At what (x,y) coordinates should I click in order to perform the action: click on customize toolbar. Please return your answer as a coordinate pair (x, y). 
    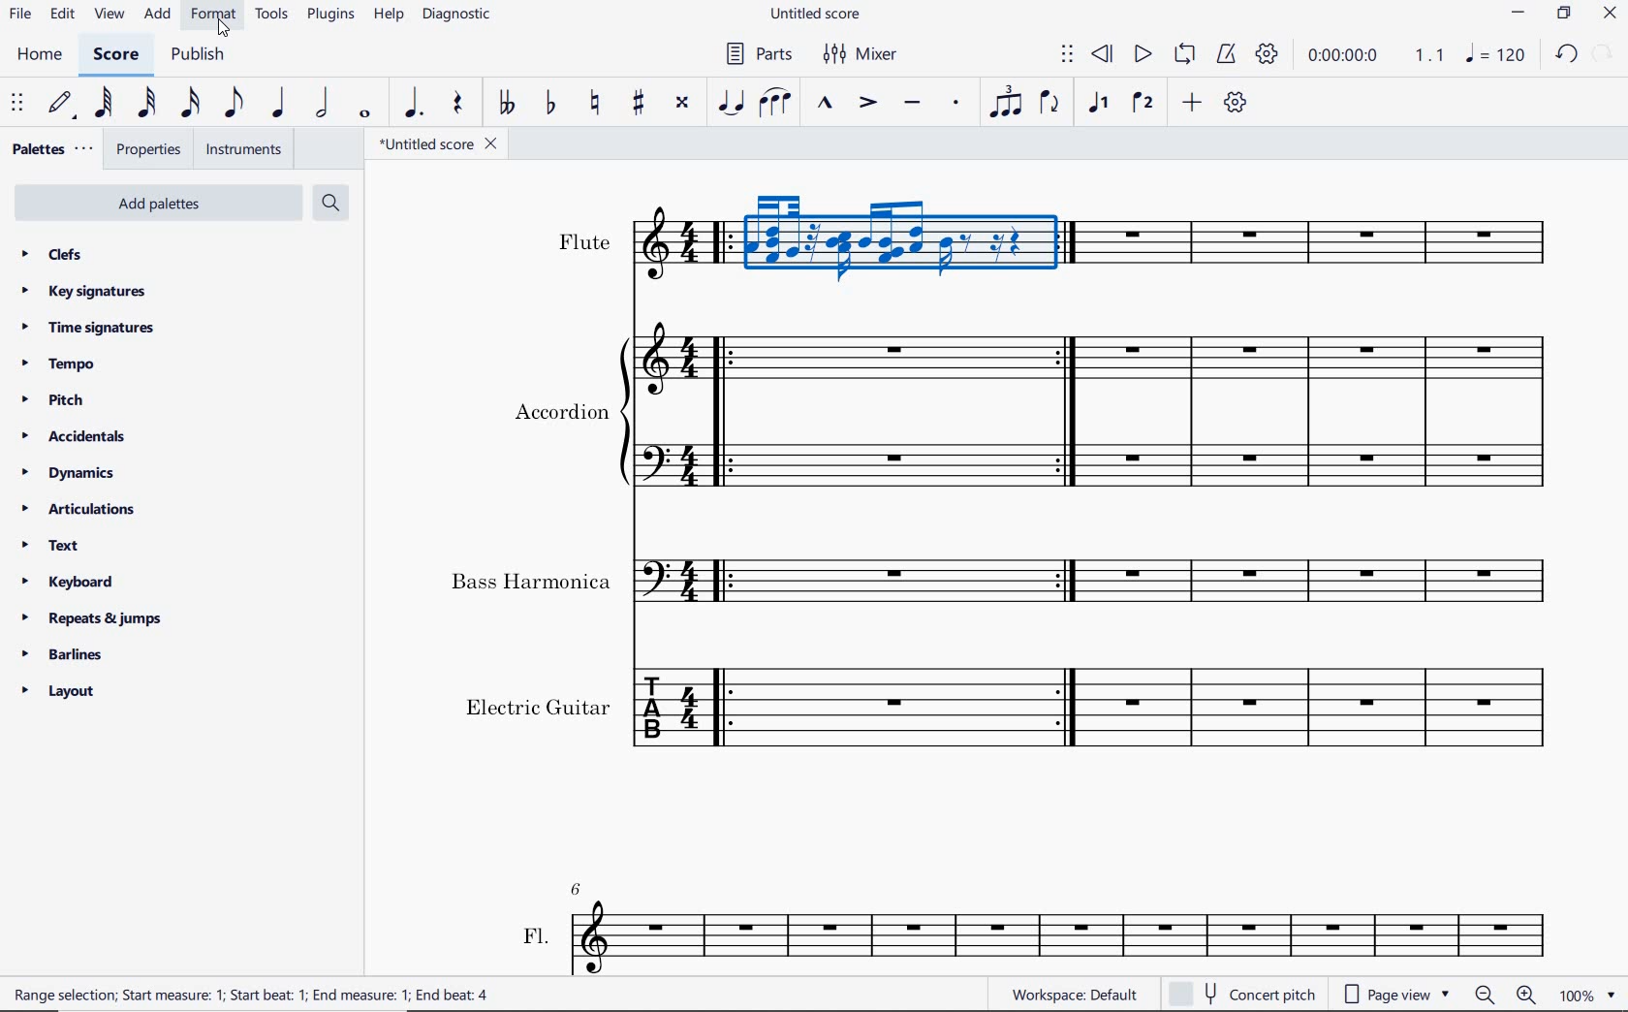
    Looking at the image, I should click on (1237, 102).